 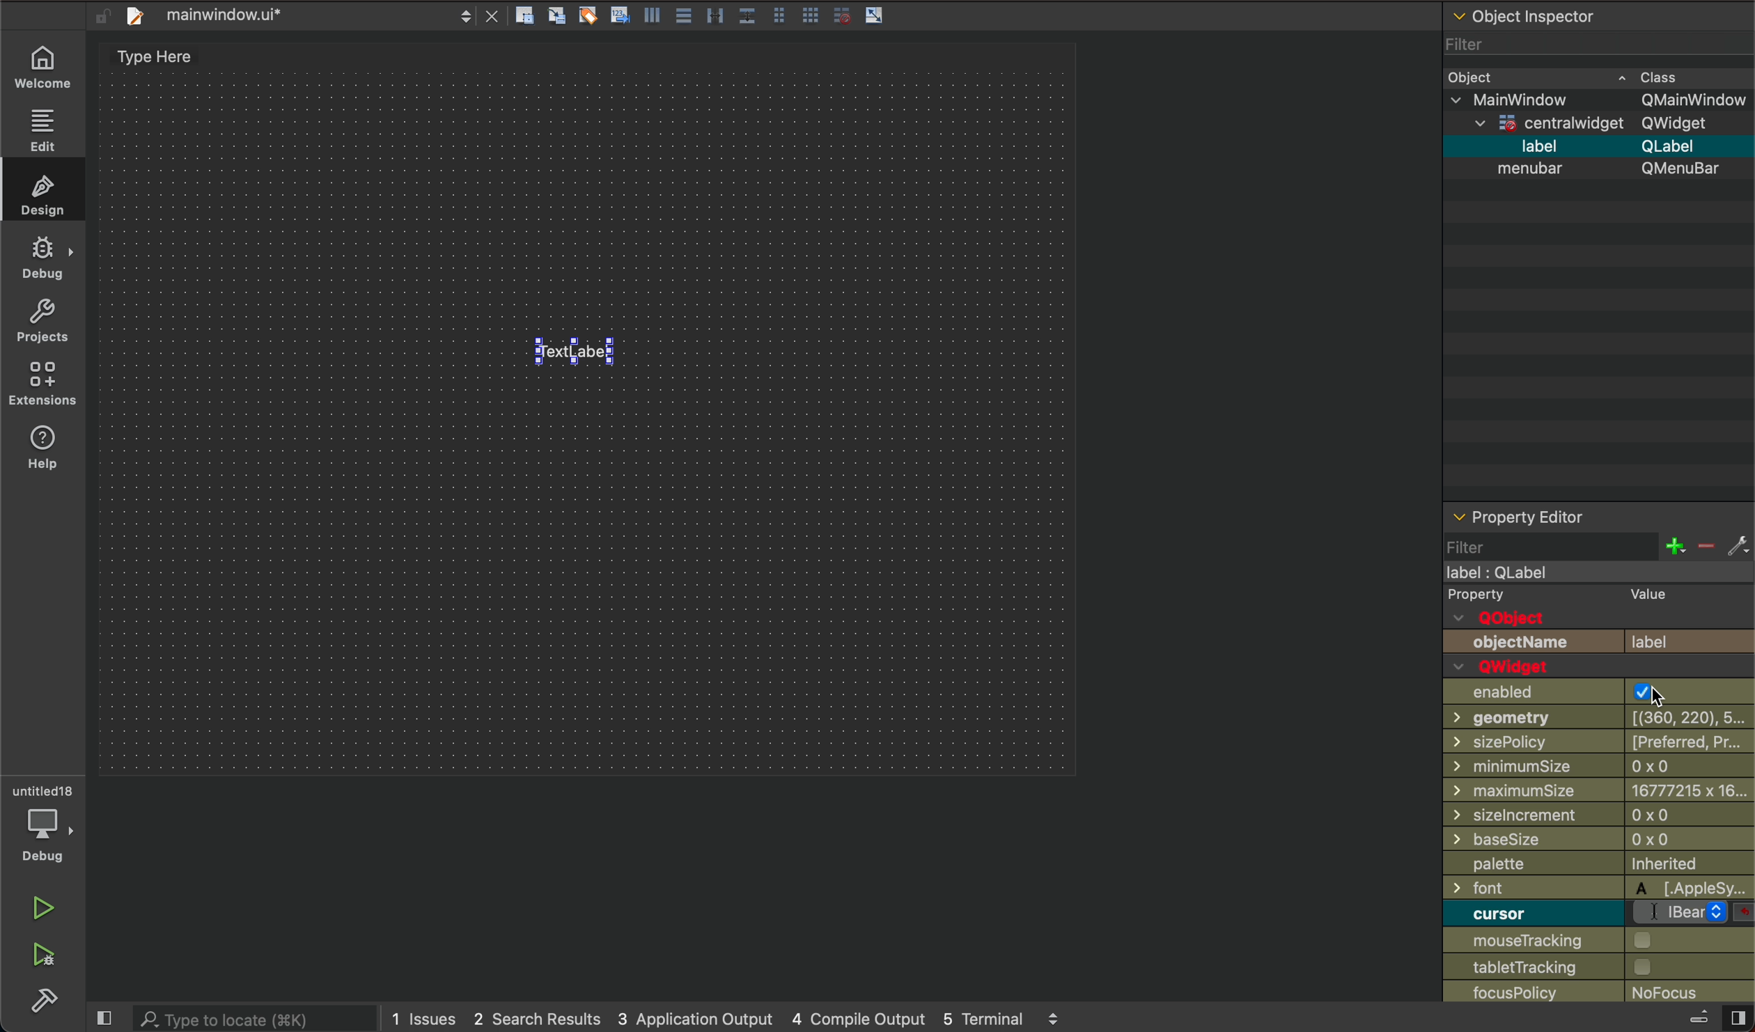 I want to click on Qmainwindow, so click(x=1694, y=98).